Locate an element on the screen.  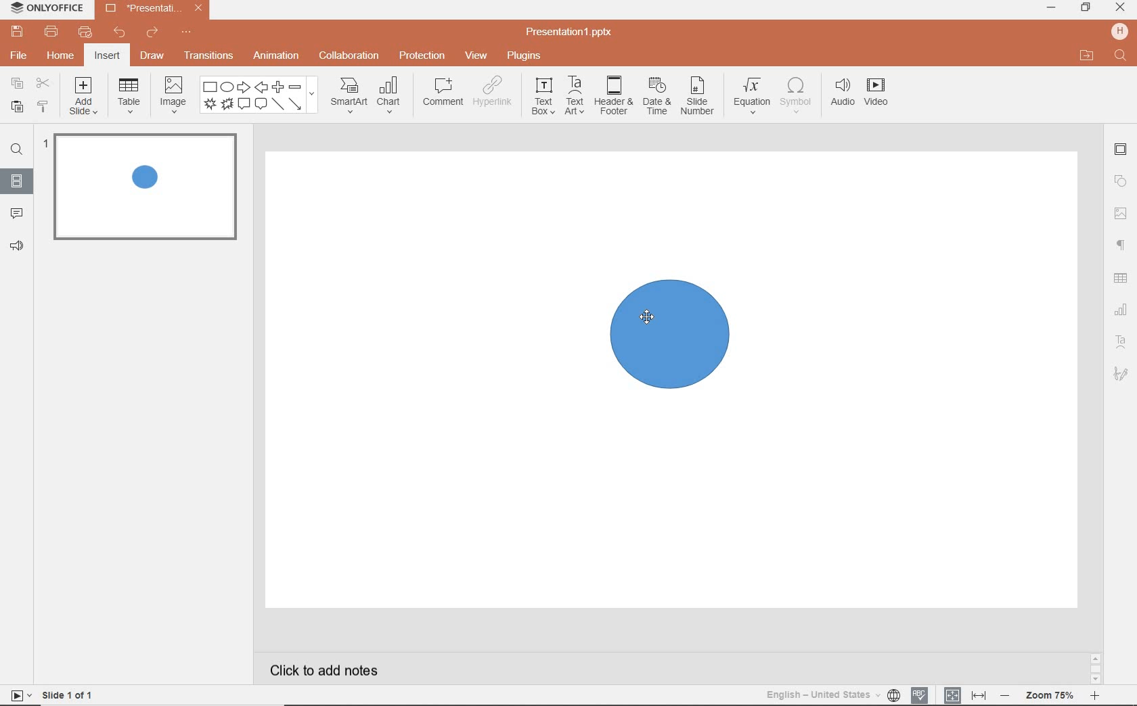
hyperlink is located at coordinates (494, 95).